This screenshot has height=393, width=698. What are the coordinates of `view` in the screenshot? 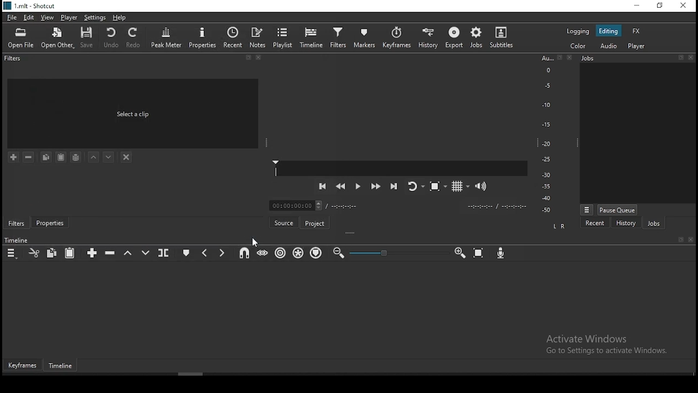 It's located at (49, 18).